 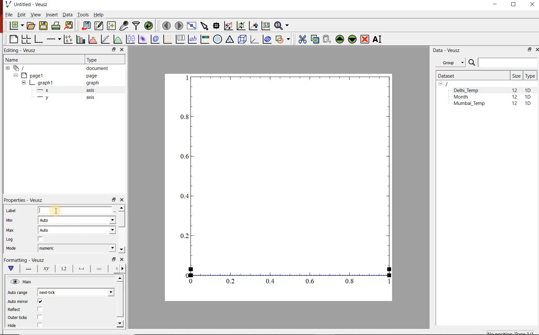 I want to click on Delhi_Temp, so click(x=467, y=90).